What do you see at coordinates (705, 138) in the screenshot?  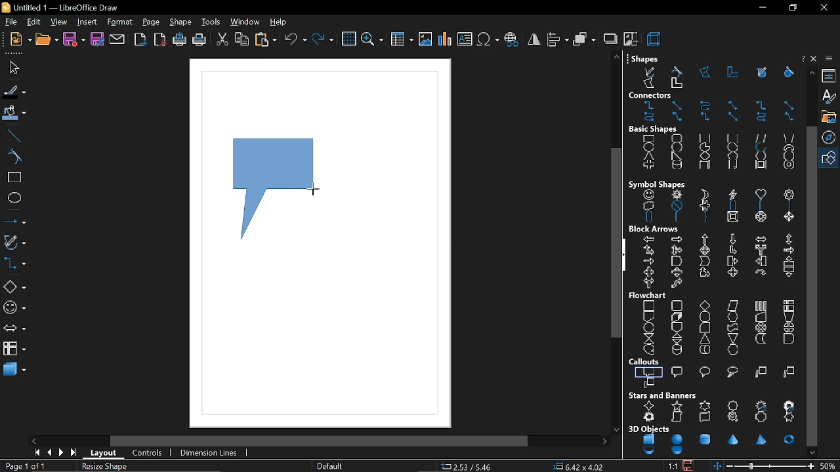 I see `square` at bounding box center [705, 138].